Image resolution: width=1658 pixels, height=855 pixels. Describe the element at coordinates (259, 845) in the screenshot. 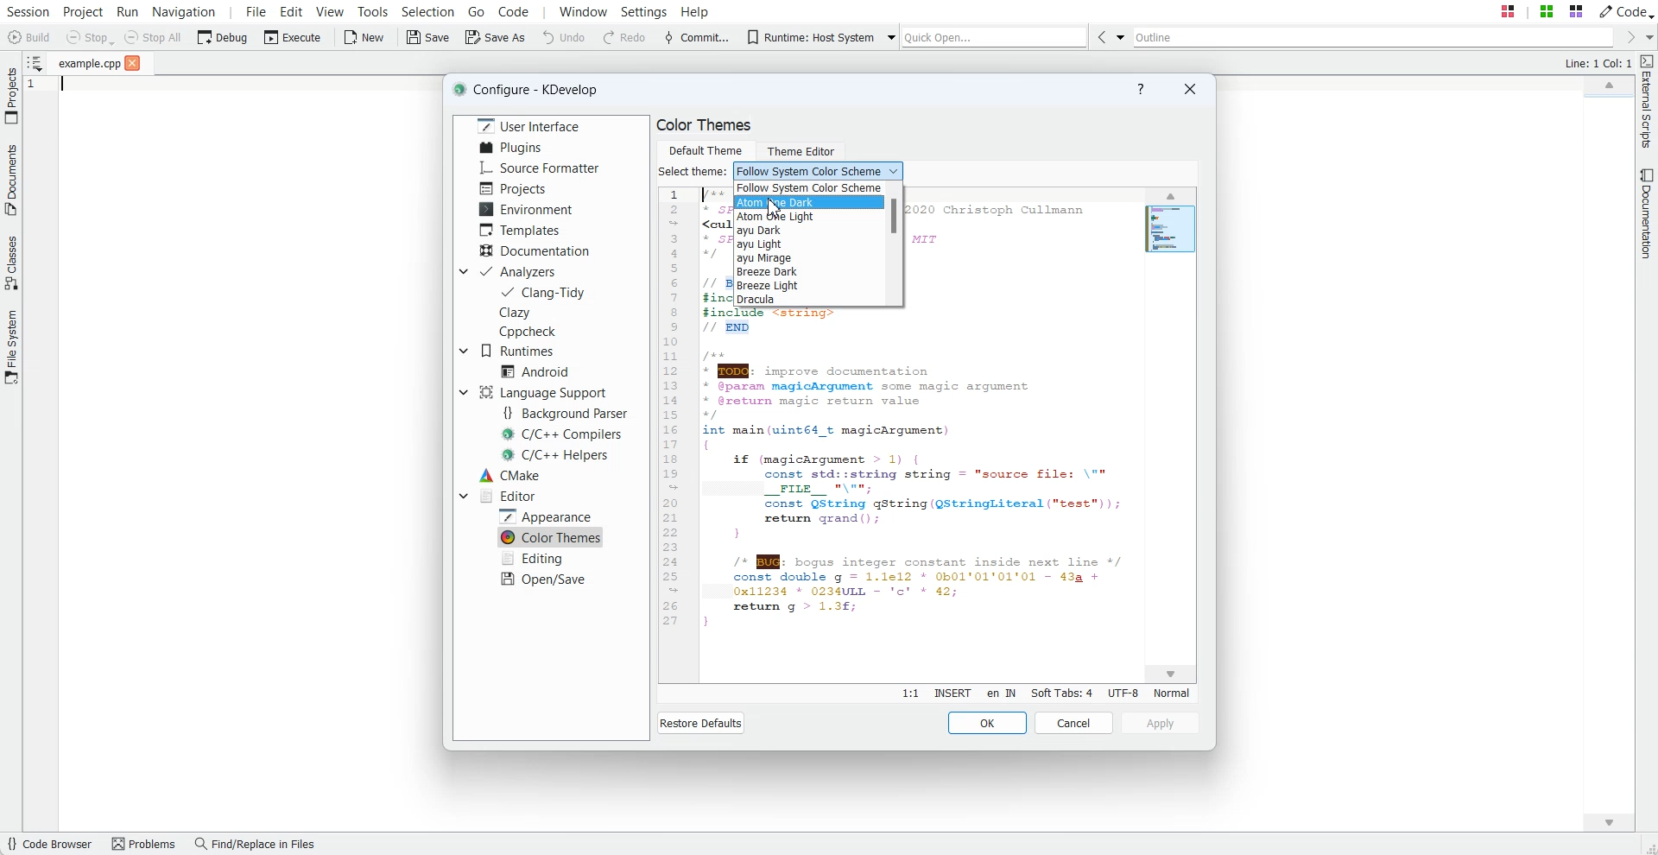

I see `Find/Replace in files` at that location.